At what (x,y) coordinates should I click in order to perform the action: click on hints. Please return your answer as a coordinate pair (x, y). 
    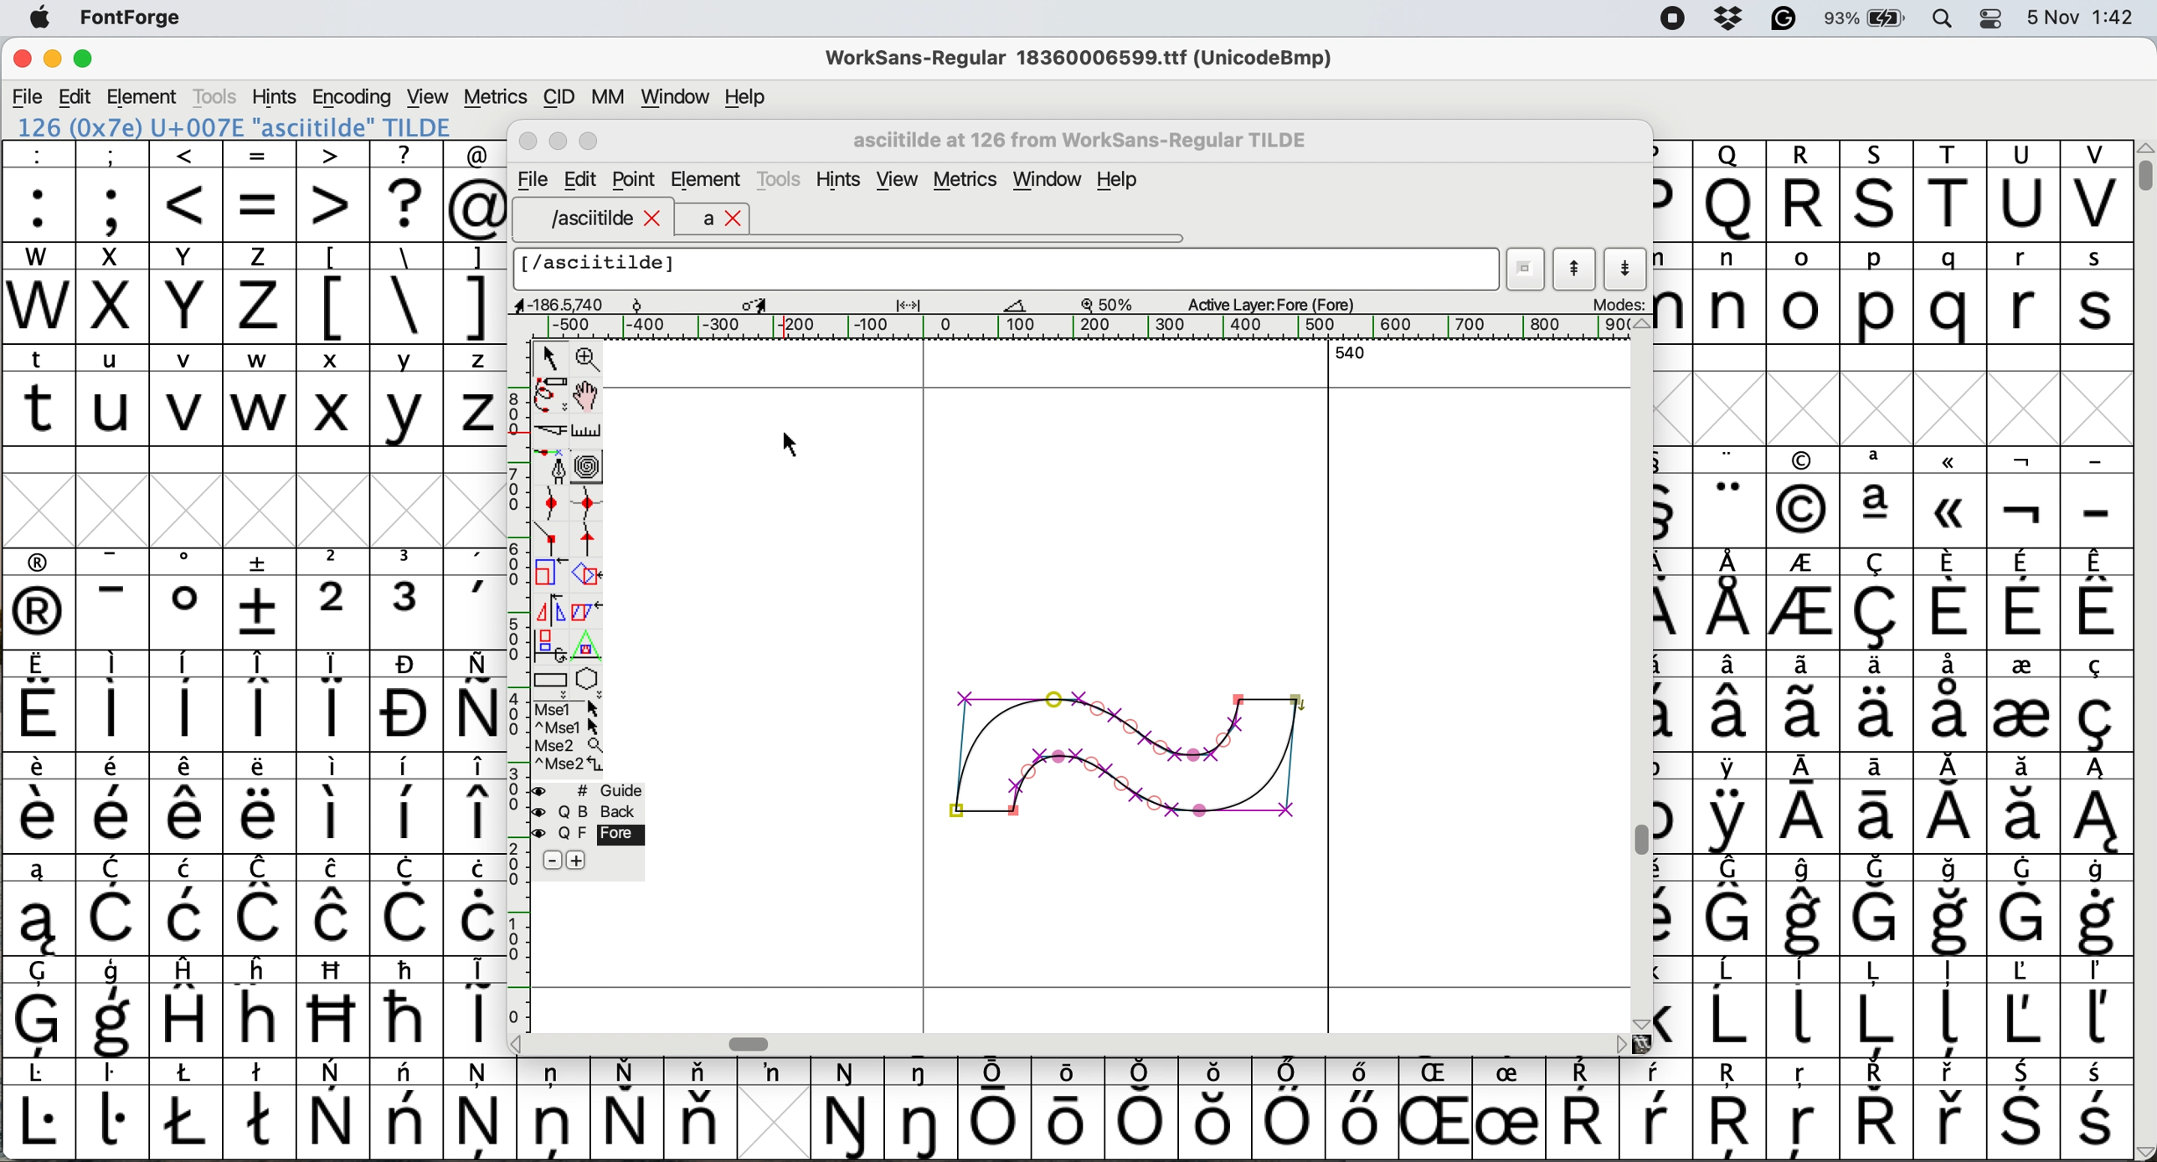
    Looking at the image, I should click on (842, 180).